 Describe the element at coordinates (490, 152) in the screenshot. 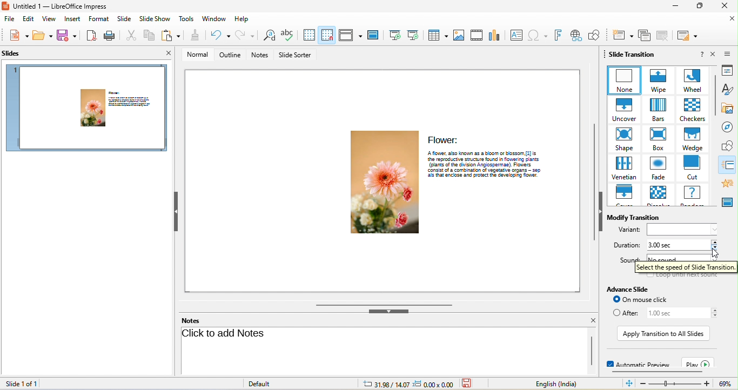

I see `"A flower, also known as a bloom or blossom, [1] is` at that location.